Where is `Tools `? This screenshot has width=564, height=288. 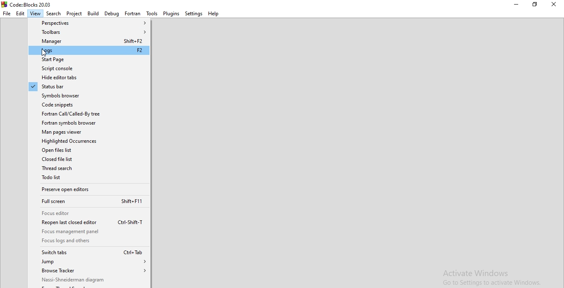 Tools  is located at coordinates (152, 13).